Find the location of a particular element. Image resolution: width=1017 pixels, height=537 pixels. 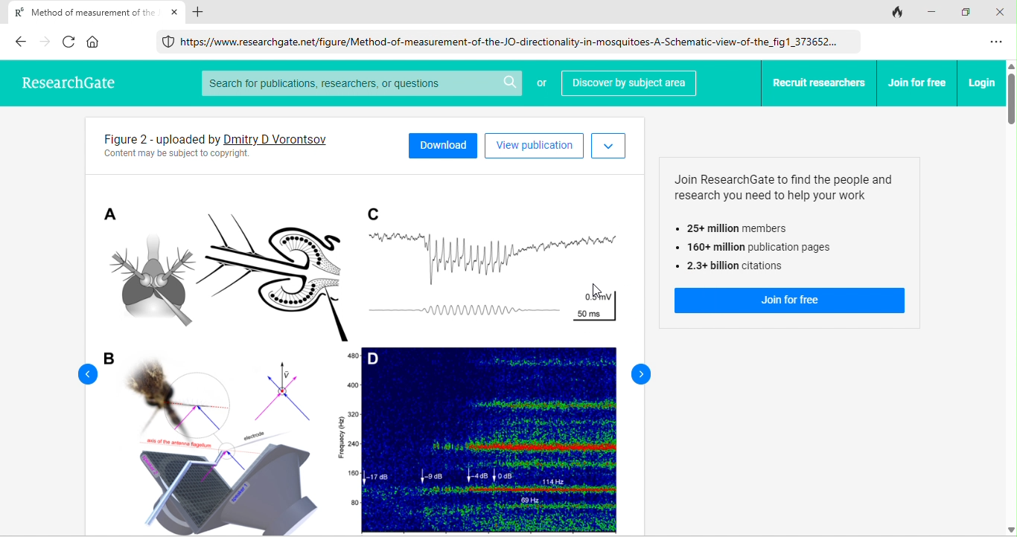

add tab is located at coordinates (199, 12).